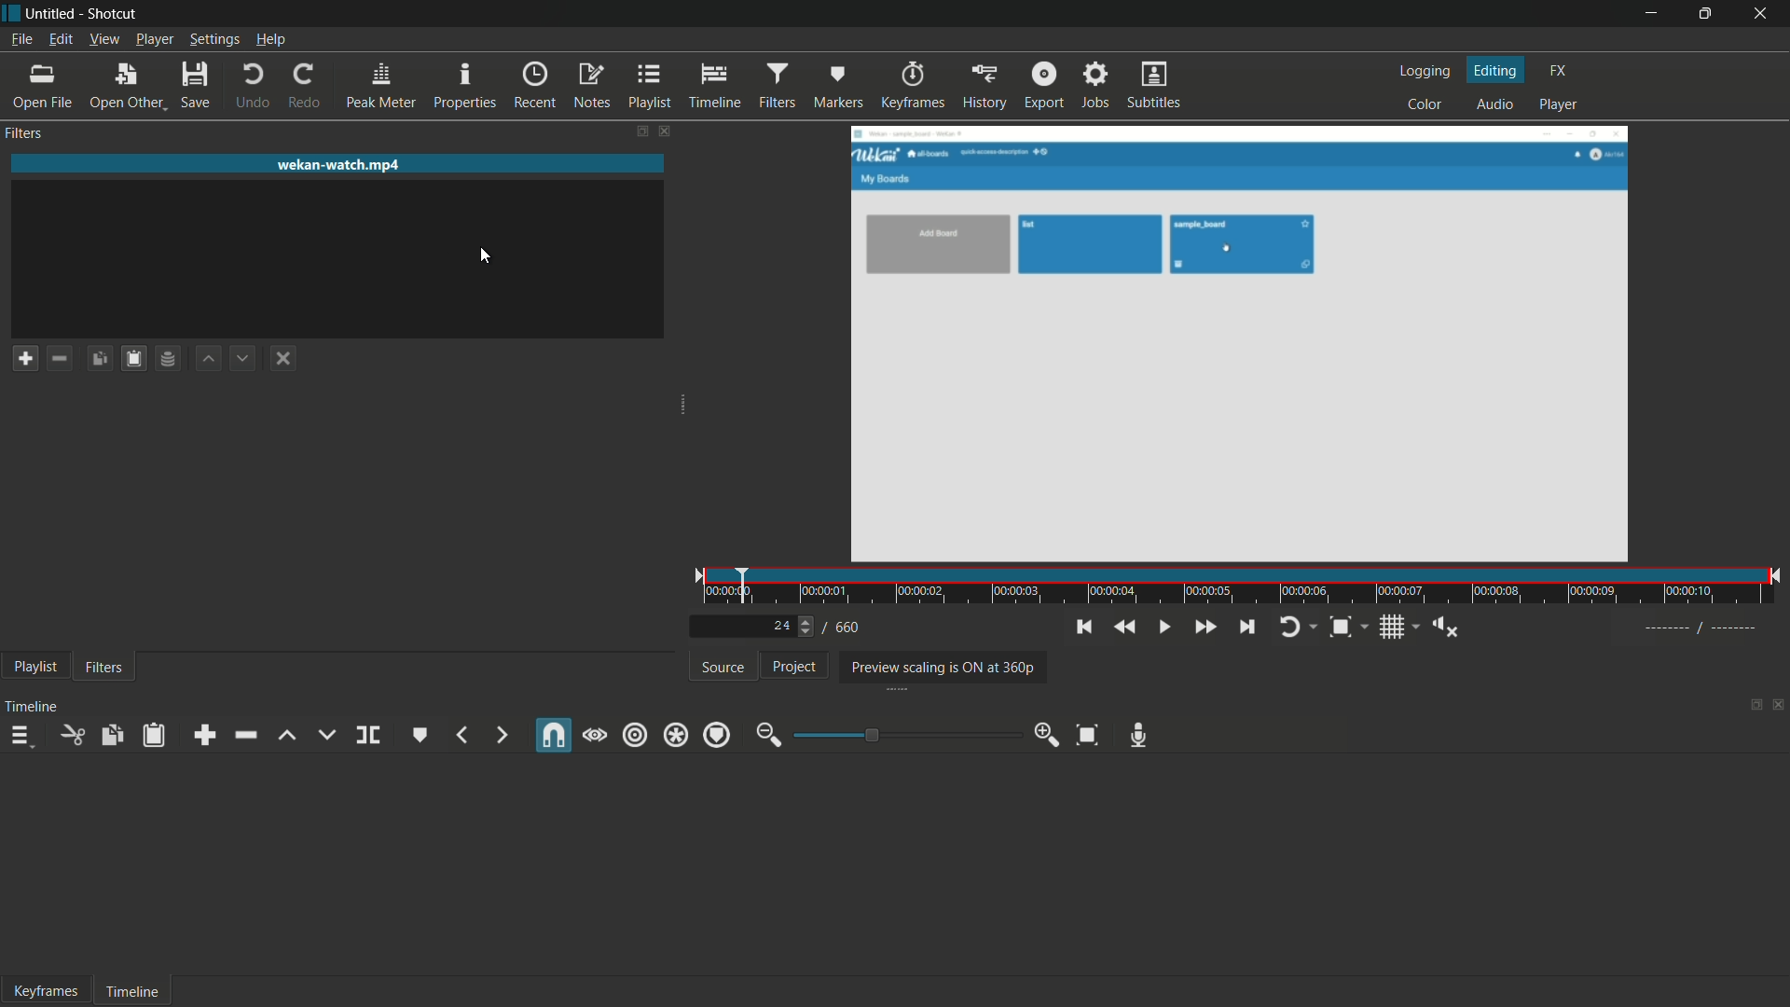 Image resolution: width=1790 pixels, height=1007 pixels. I want to click on timeline, so click(716, 86).